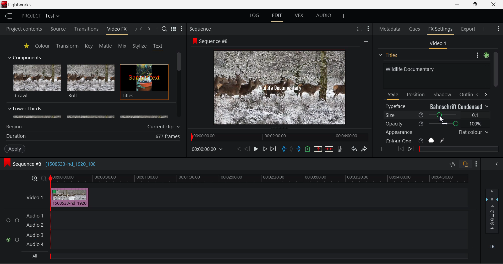  What do you see at coordinates (281, 88) in the screenshot?
I see `Sequence Preview Screen` at bounding box center [281, 88].